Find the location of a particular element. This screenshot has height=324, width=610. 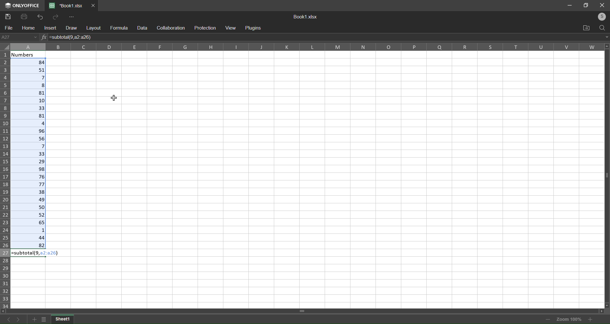

draw is located at coordinates (71, 28).